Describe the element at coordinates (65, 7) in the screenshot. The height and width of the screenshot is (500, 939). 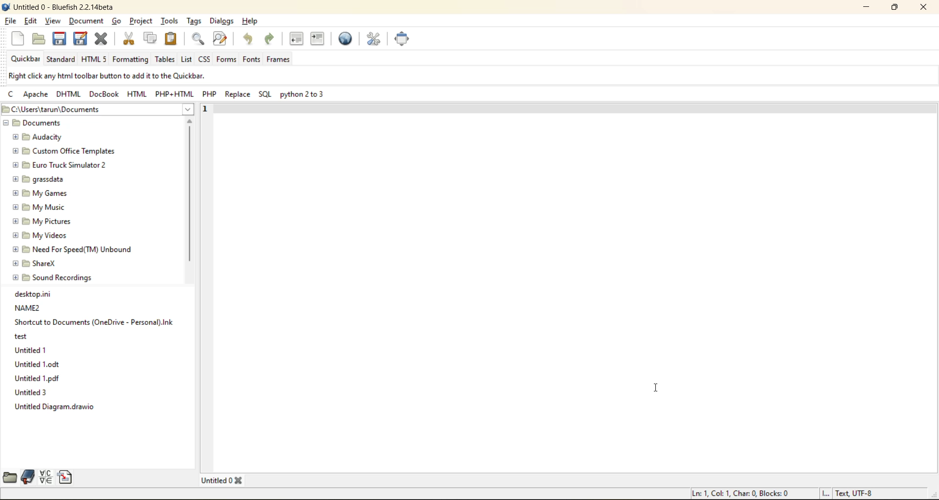
I see `file name and app name` at that location.